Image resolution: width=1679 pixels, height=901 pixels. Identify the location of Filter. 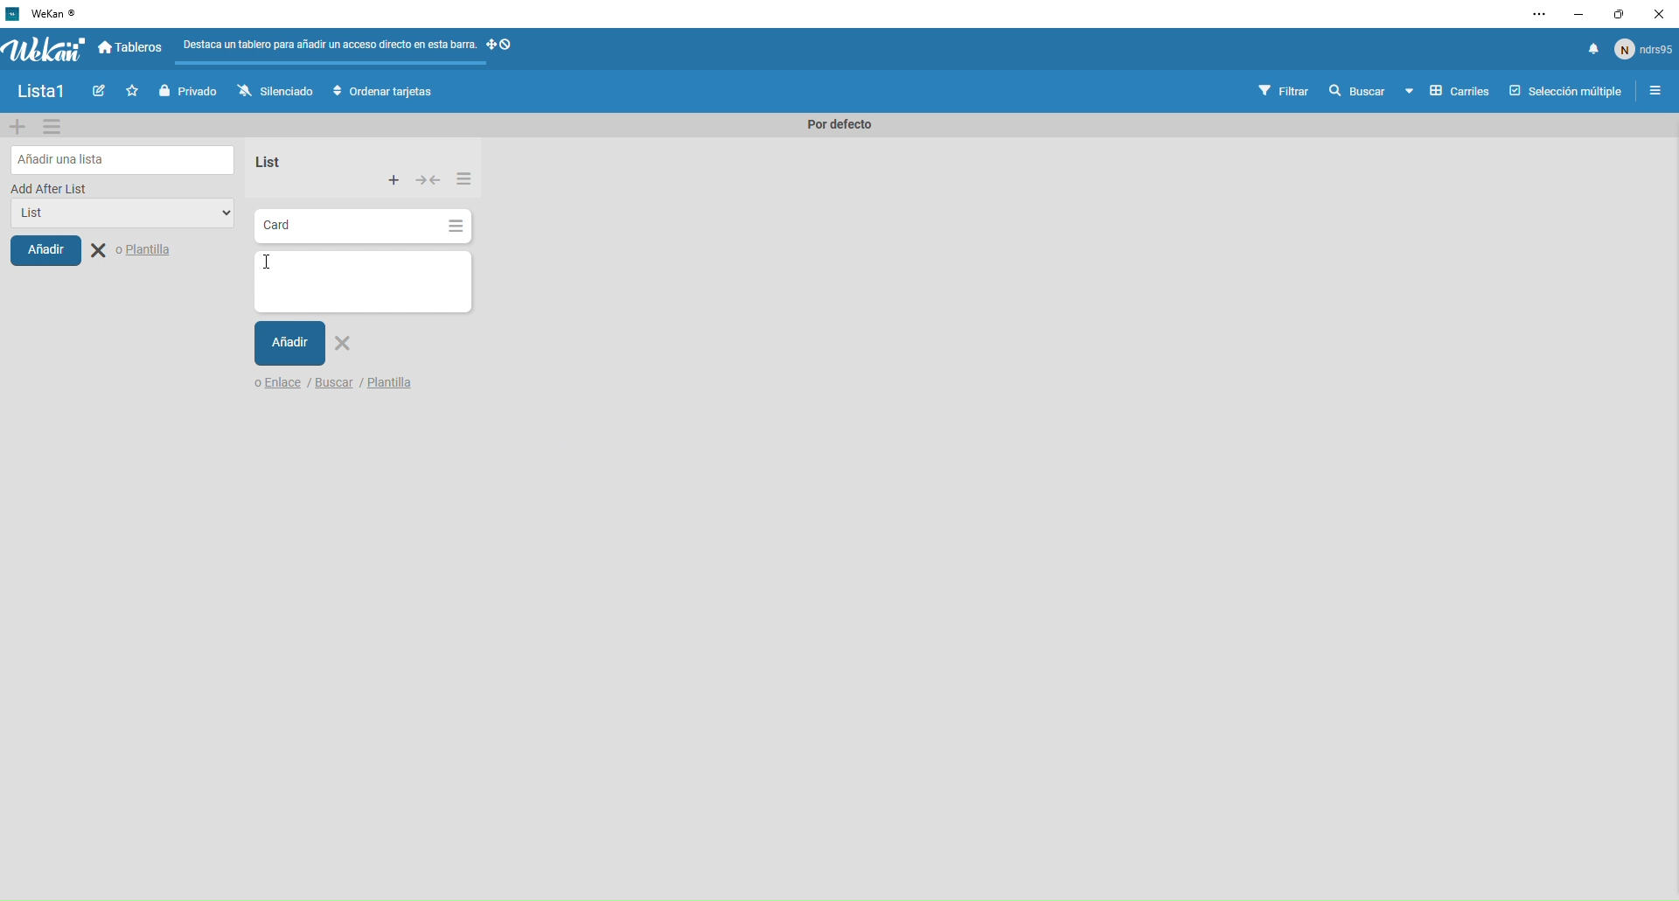
(1285, 92).